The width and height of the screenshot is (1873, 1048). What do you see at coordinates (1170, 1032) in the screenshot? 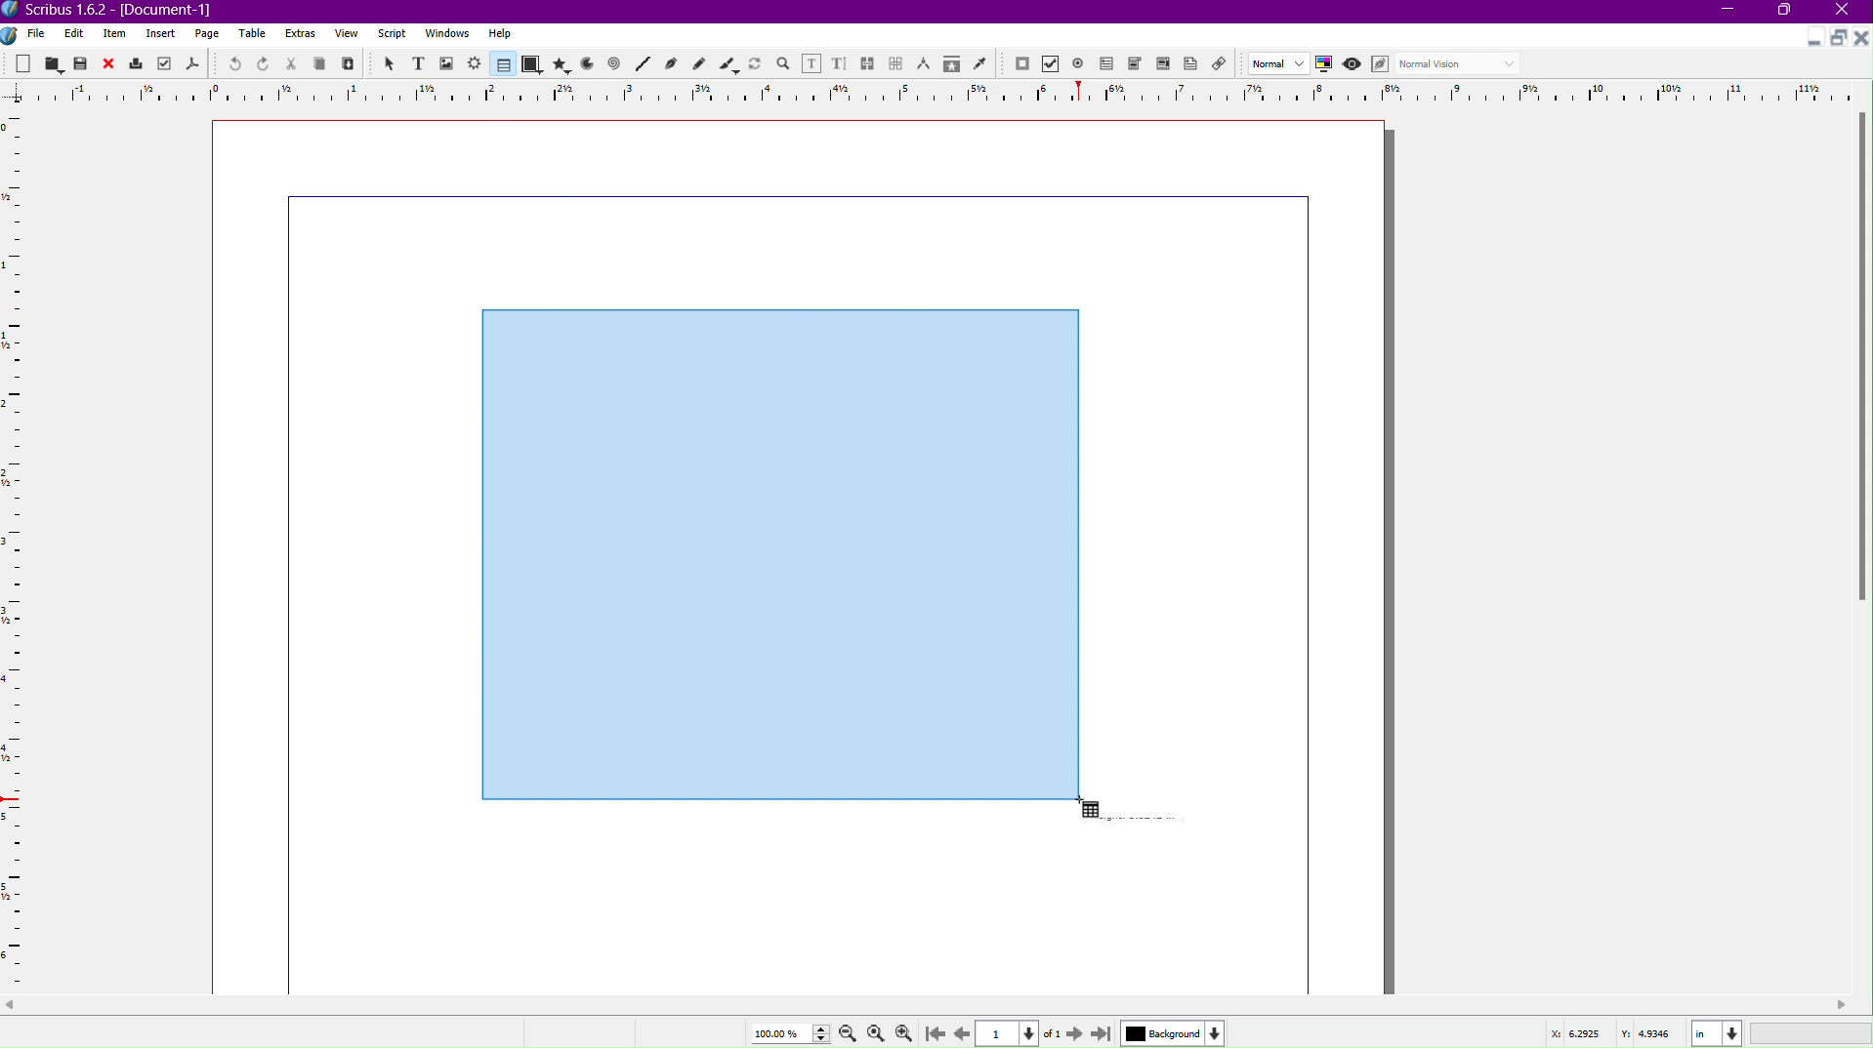
I see `Background Color` at bounding box center [1170, 1032].